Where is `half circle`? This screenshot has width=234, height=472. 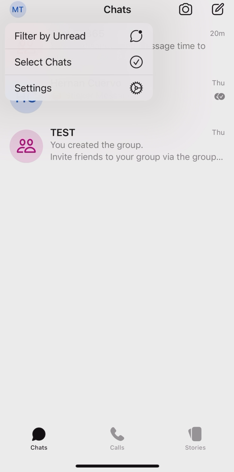
half circle is located at coordinates (26, 107).